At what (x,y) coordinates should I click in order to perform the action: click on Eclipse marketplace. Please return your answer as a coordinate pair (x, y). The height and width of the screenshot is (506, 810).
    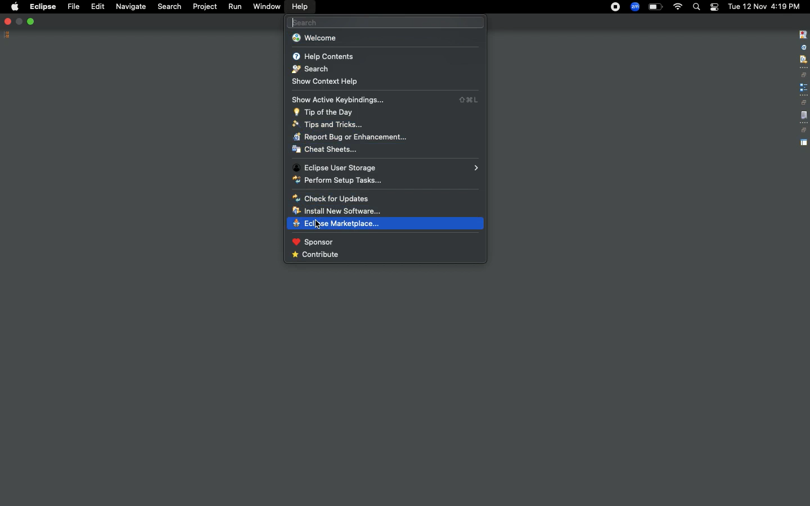
    Looking at the image, I should click on (340, 223).